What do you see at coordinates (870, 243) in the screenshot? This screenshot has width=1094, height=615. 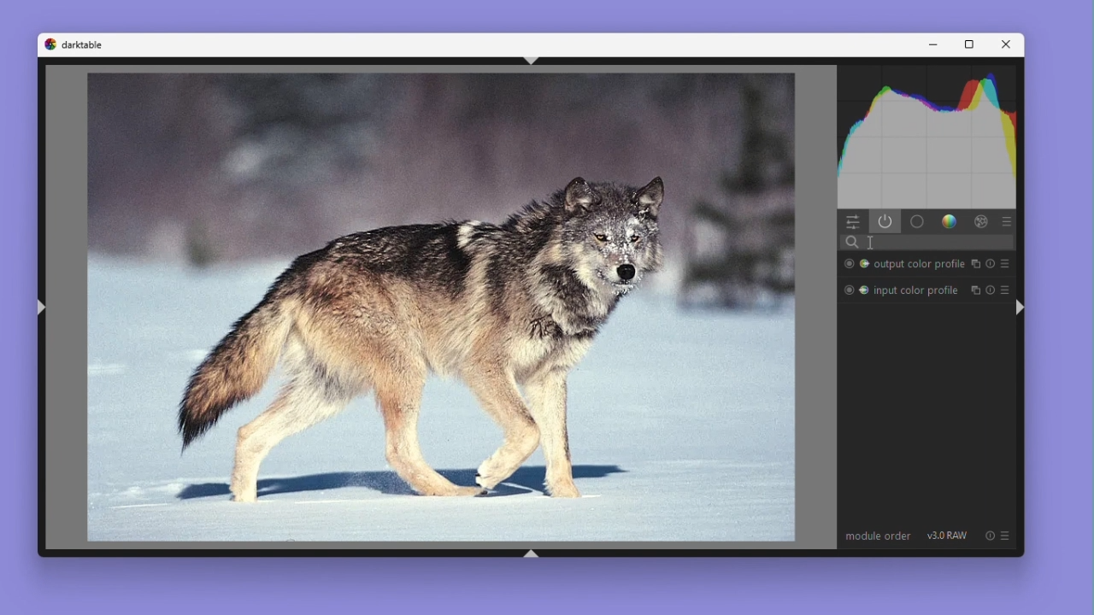 I see `Cursor` at bounding box center [870, 243].